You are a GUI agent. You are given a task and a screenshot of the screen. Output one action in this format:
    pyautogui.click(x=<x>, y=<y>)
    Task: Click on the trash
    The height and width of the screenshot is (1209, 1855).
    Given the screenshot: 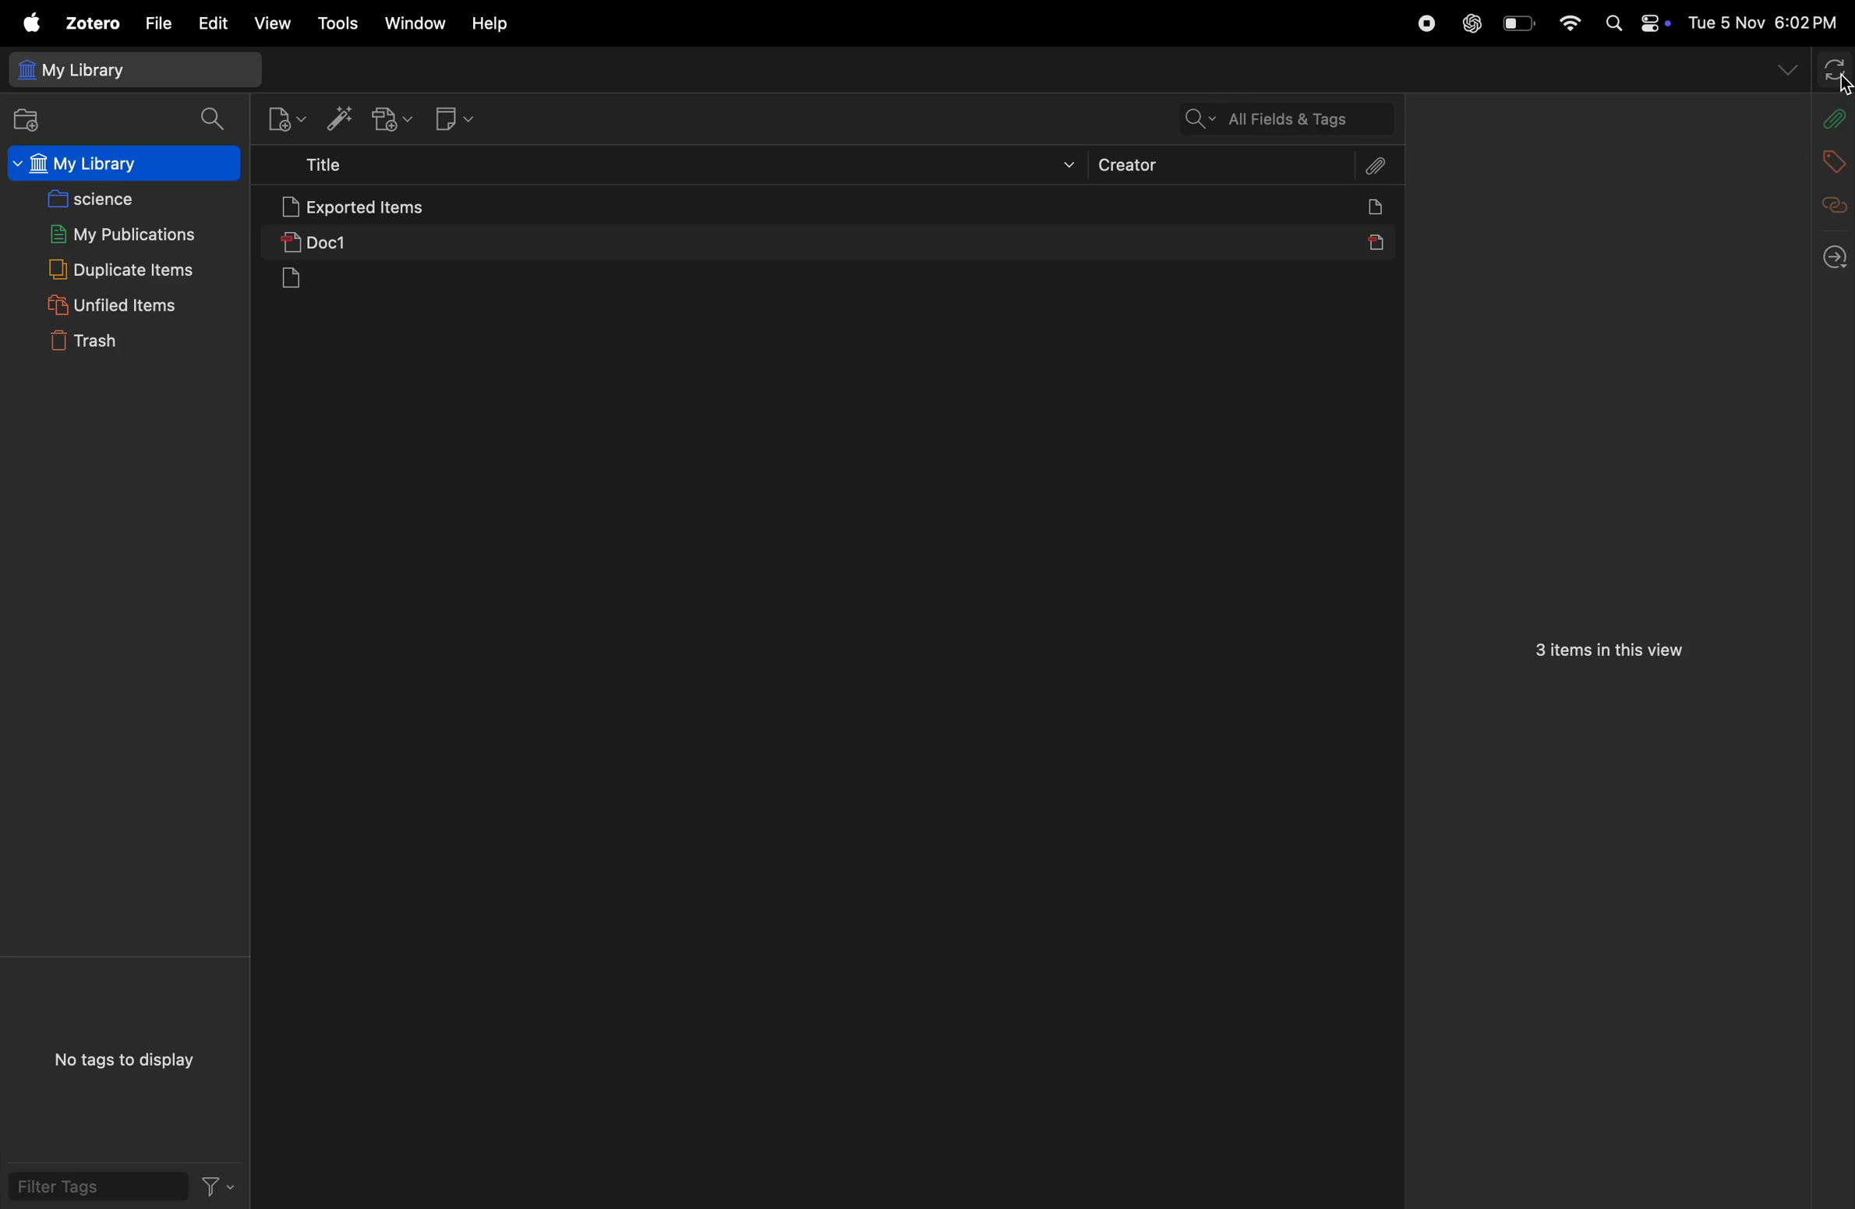 What is the action you would take?
    pyautogui.click(x=115, y=344)
    